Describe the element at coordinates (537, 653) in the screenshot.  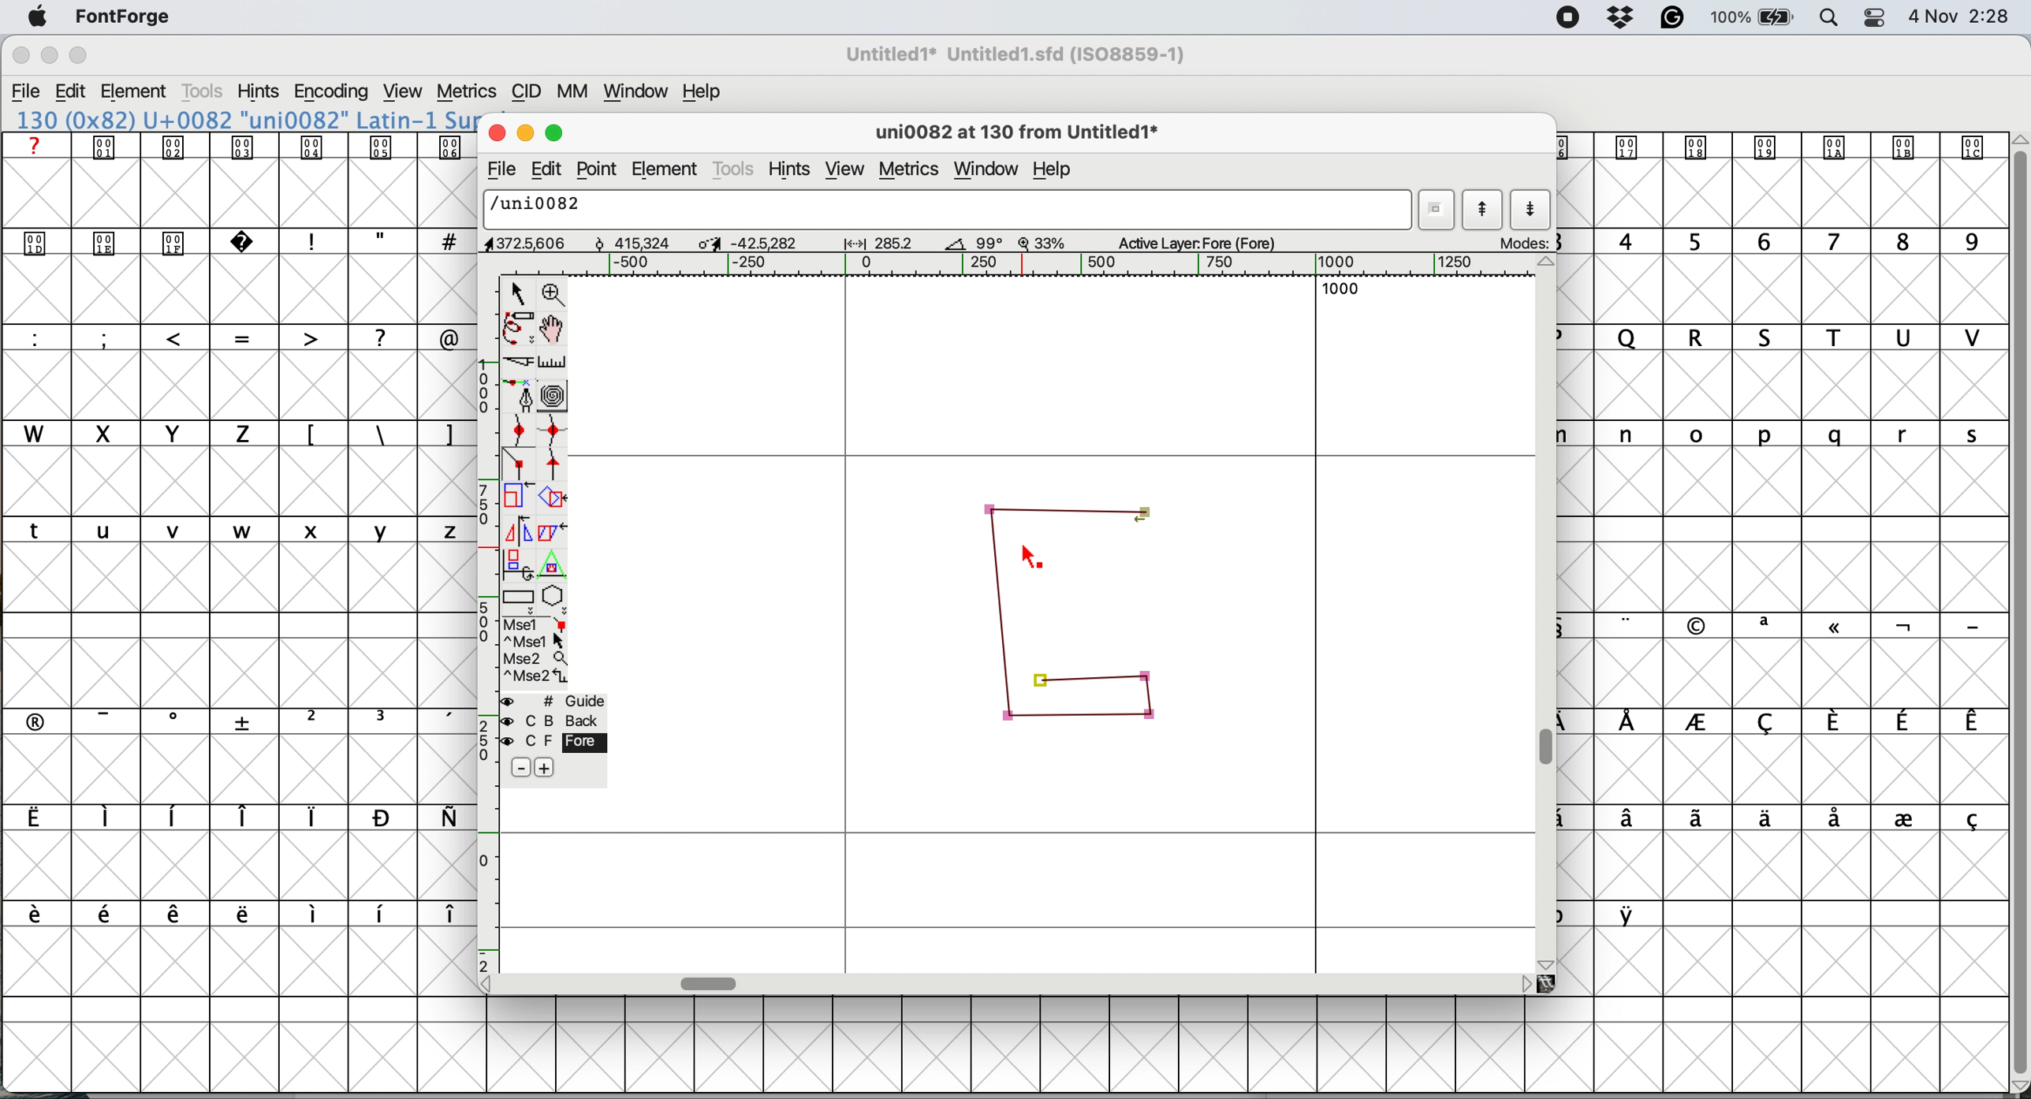
I see `selections` at that location.